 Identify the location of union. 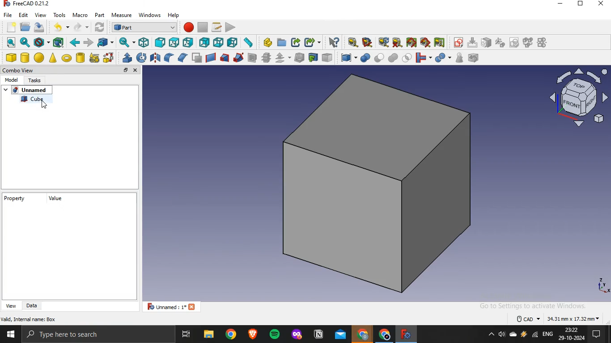
(393, 58).